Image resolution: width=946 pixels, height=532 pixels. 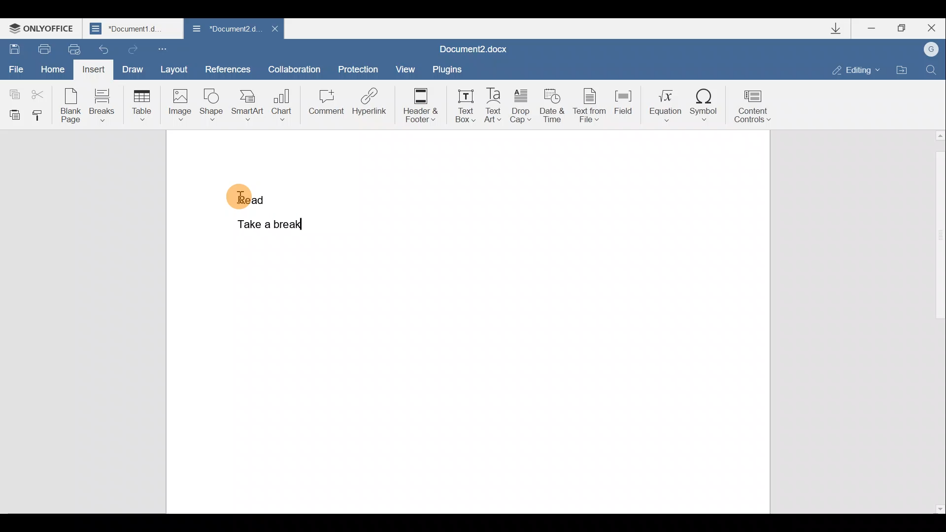 I want to click on Minimize, so click(x=872, y=30).